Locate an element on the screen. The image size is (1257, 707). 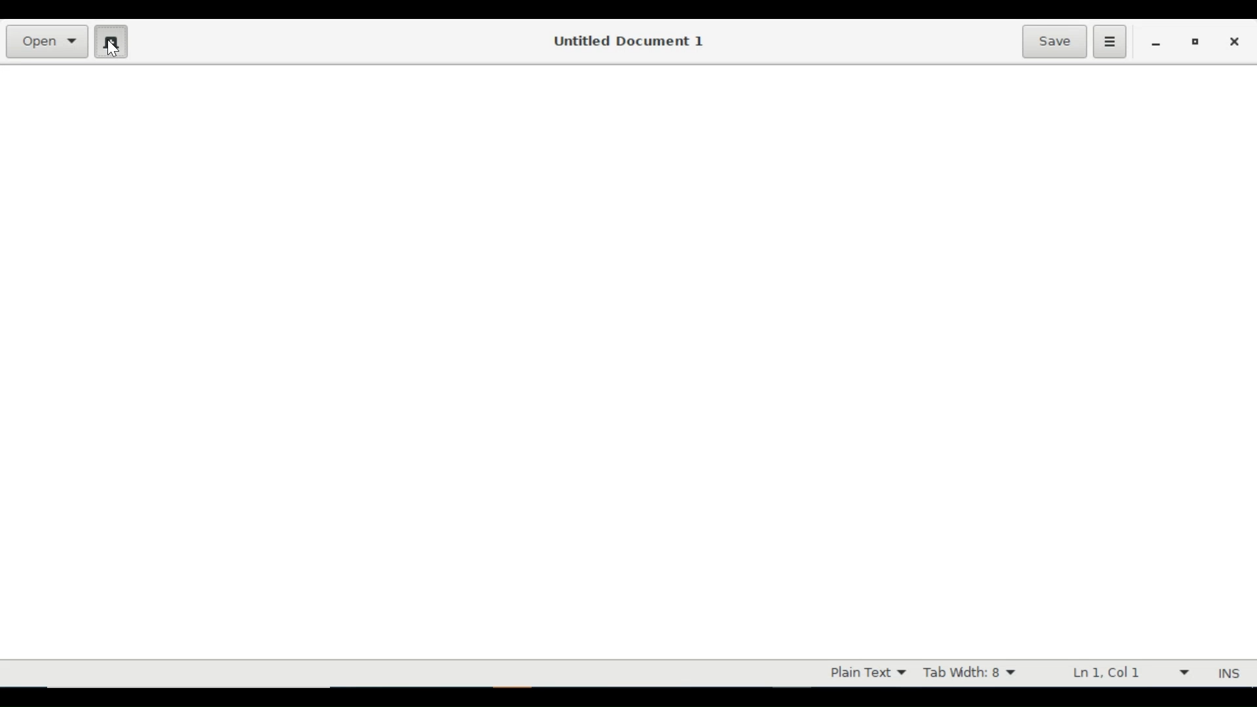
Tab Width 8 is located at coordinates (972, 672).